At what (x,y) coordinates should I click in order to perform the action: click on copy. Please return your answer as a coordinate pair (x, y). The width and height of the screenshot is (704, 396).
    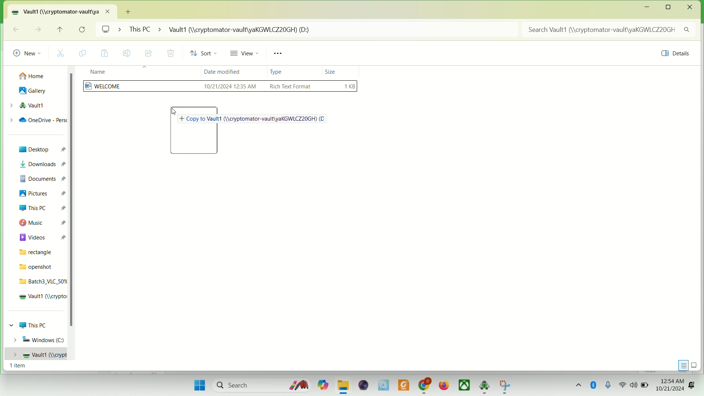
    Looking at the image, I should click on (85, 54).